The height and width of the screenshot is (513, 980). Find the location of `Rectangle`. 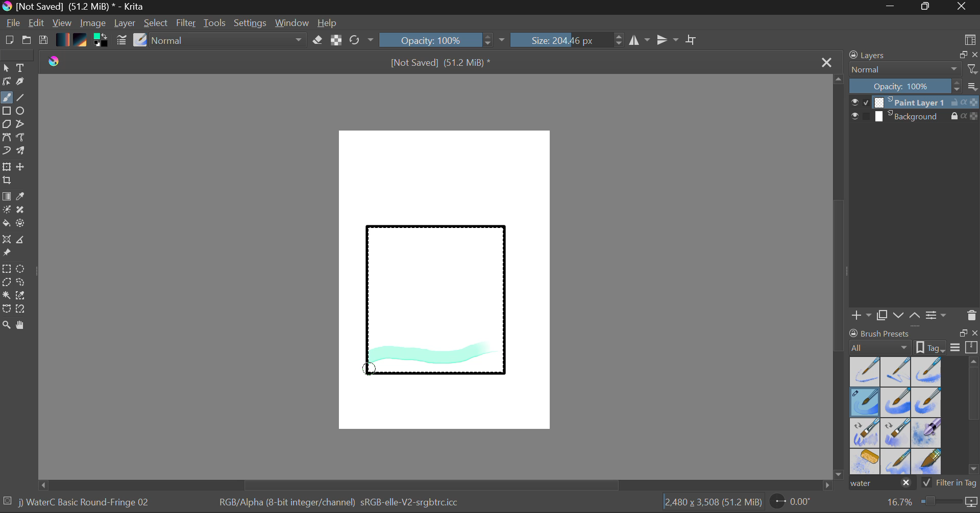

Rectangle is located at coordinates (7, 112).